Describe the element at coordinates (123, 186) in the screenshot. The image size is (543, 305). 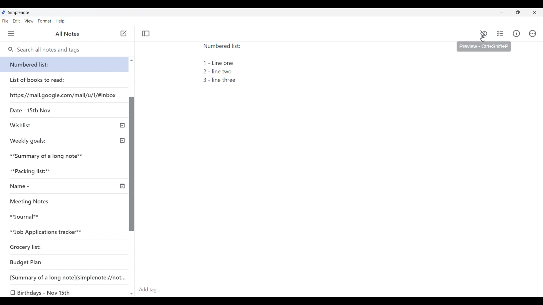
I see `timeline` at that location.